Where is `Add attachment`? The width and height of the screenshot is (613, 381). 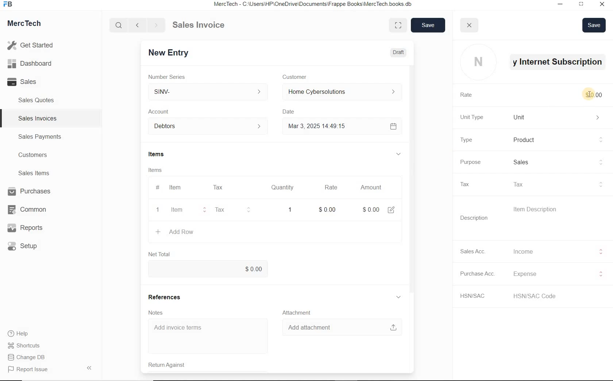
Add attachment is located at coordinates (338, 327).